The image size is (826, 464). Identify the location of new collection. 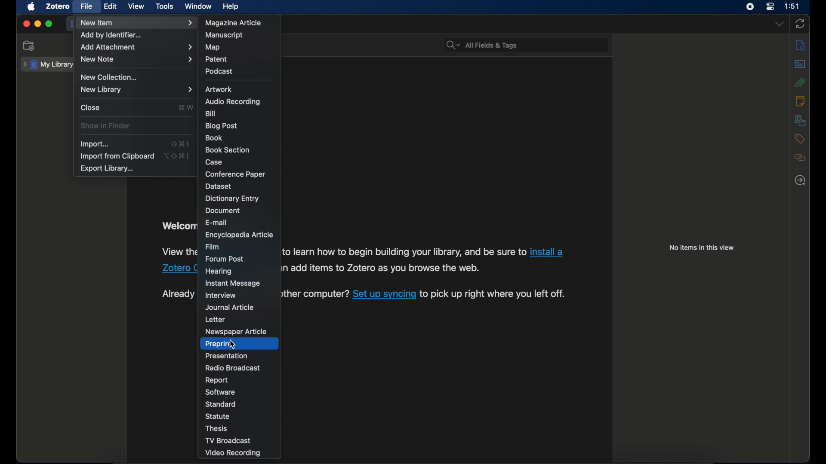
(111, 77).